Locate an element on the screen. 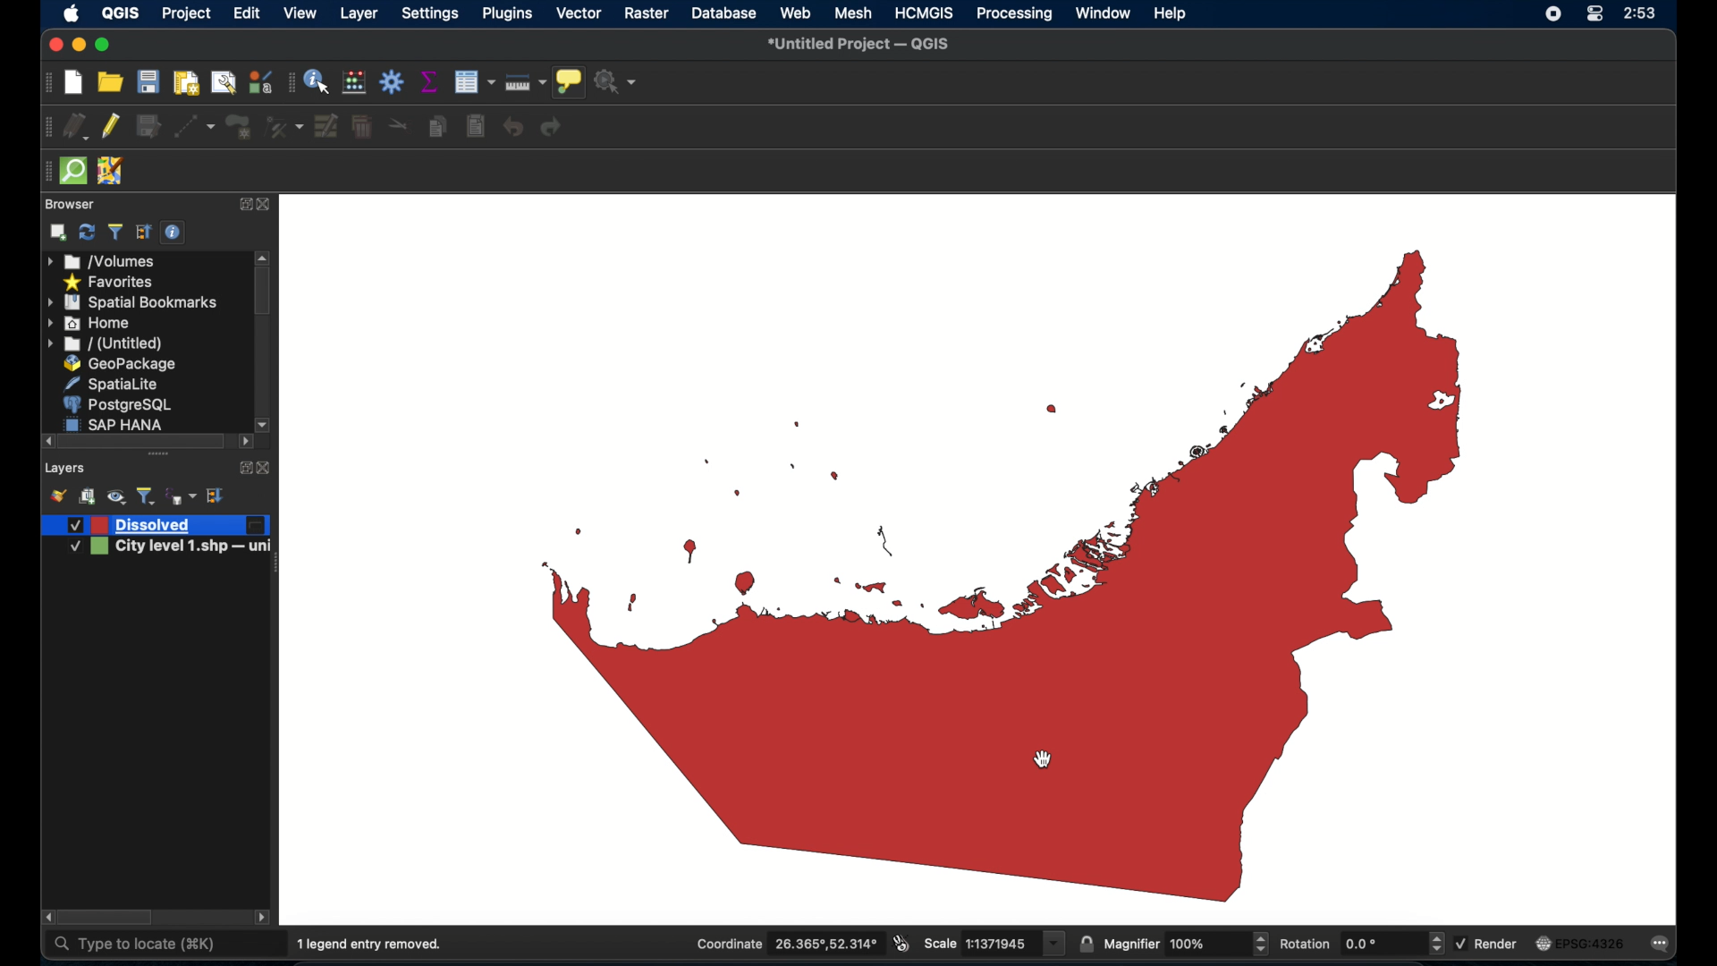 The width and height of the screenshot is (1717, 966). jsom remote is located at coordinates (112, 171).